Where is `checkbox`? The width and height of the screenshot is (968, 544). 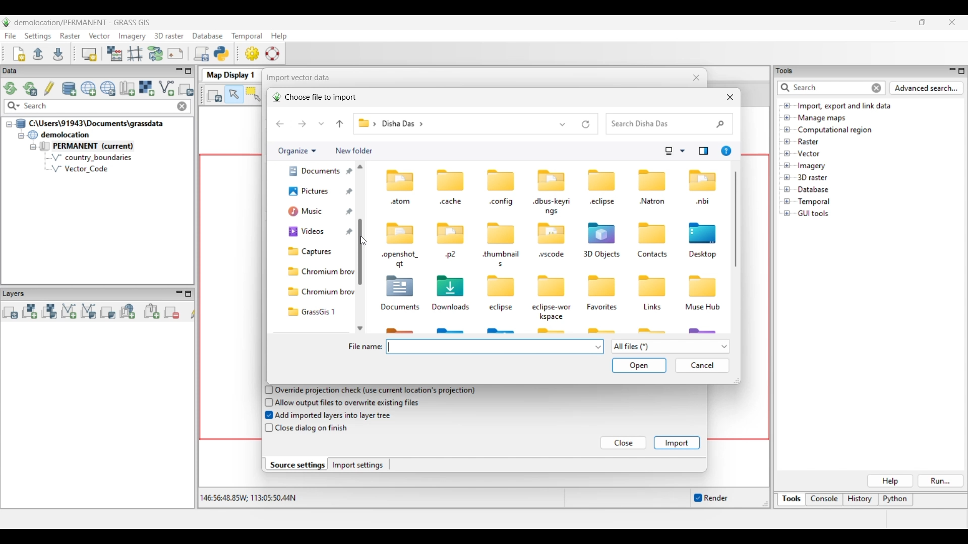
checkbox is located at coordinates (267, 402).